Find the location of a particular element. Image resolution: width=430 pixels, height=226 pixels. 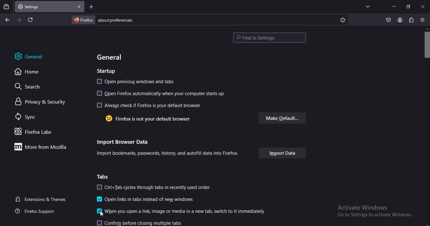

go forward one page is located at coordinates (19, 20).